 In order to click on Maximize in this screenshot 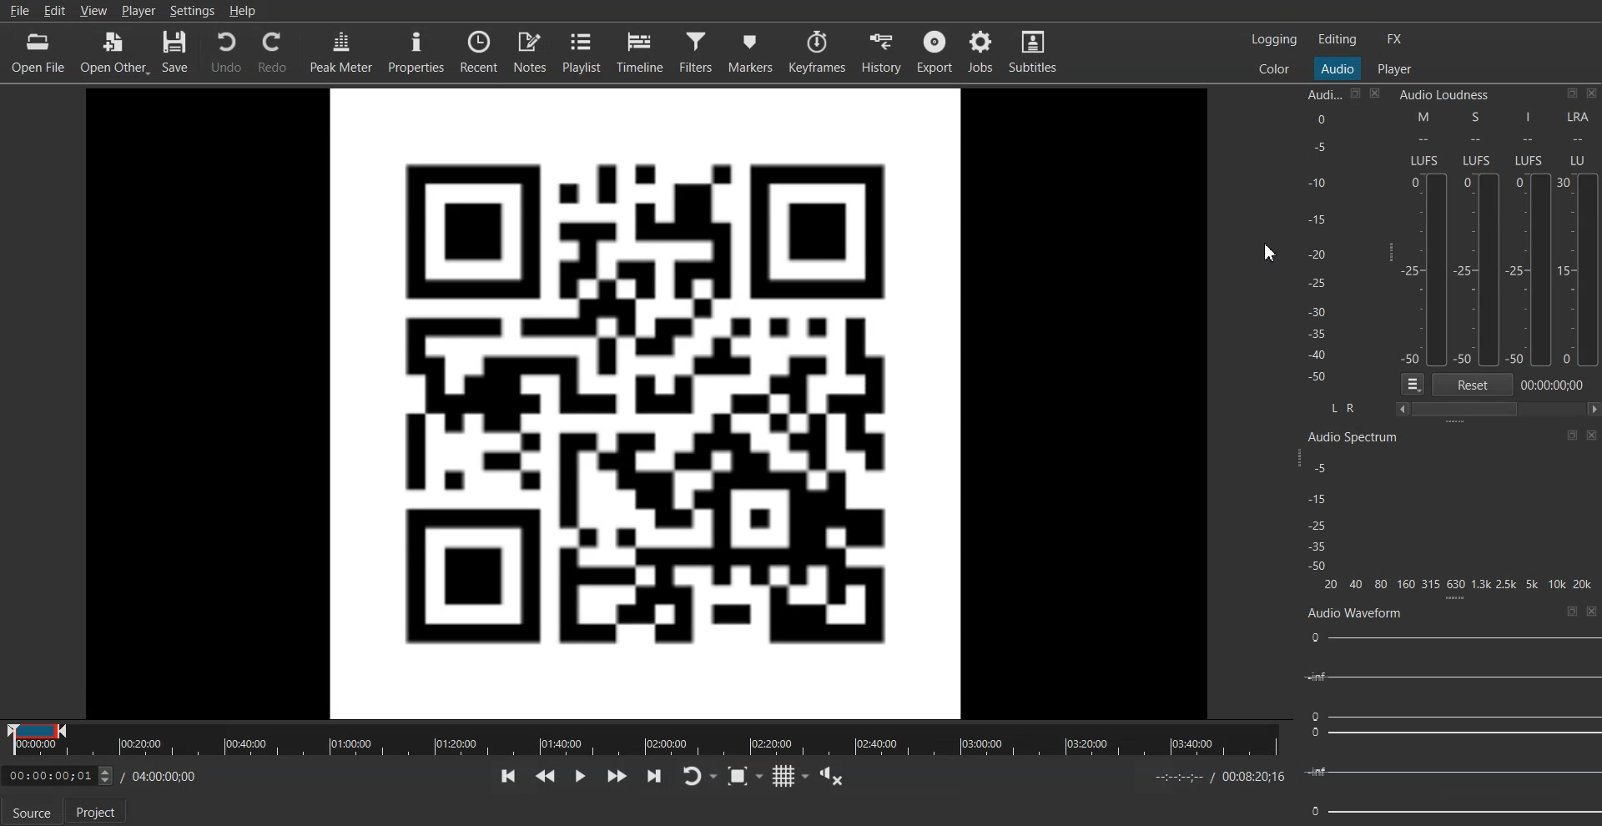, I will do `click(1355, 93)`.